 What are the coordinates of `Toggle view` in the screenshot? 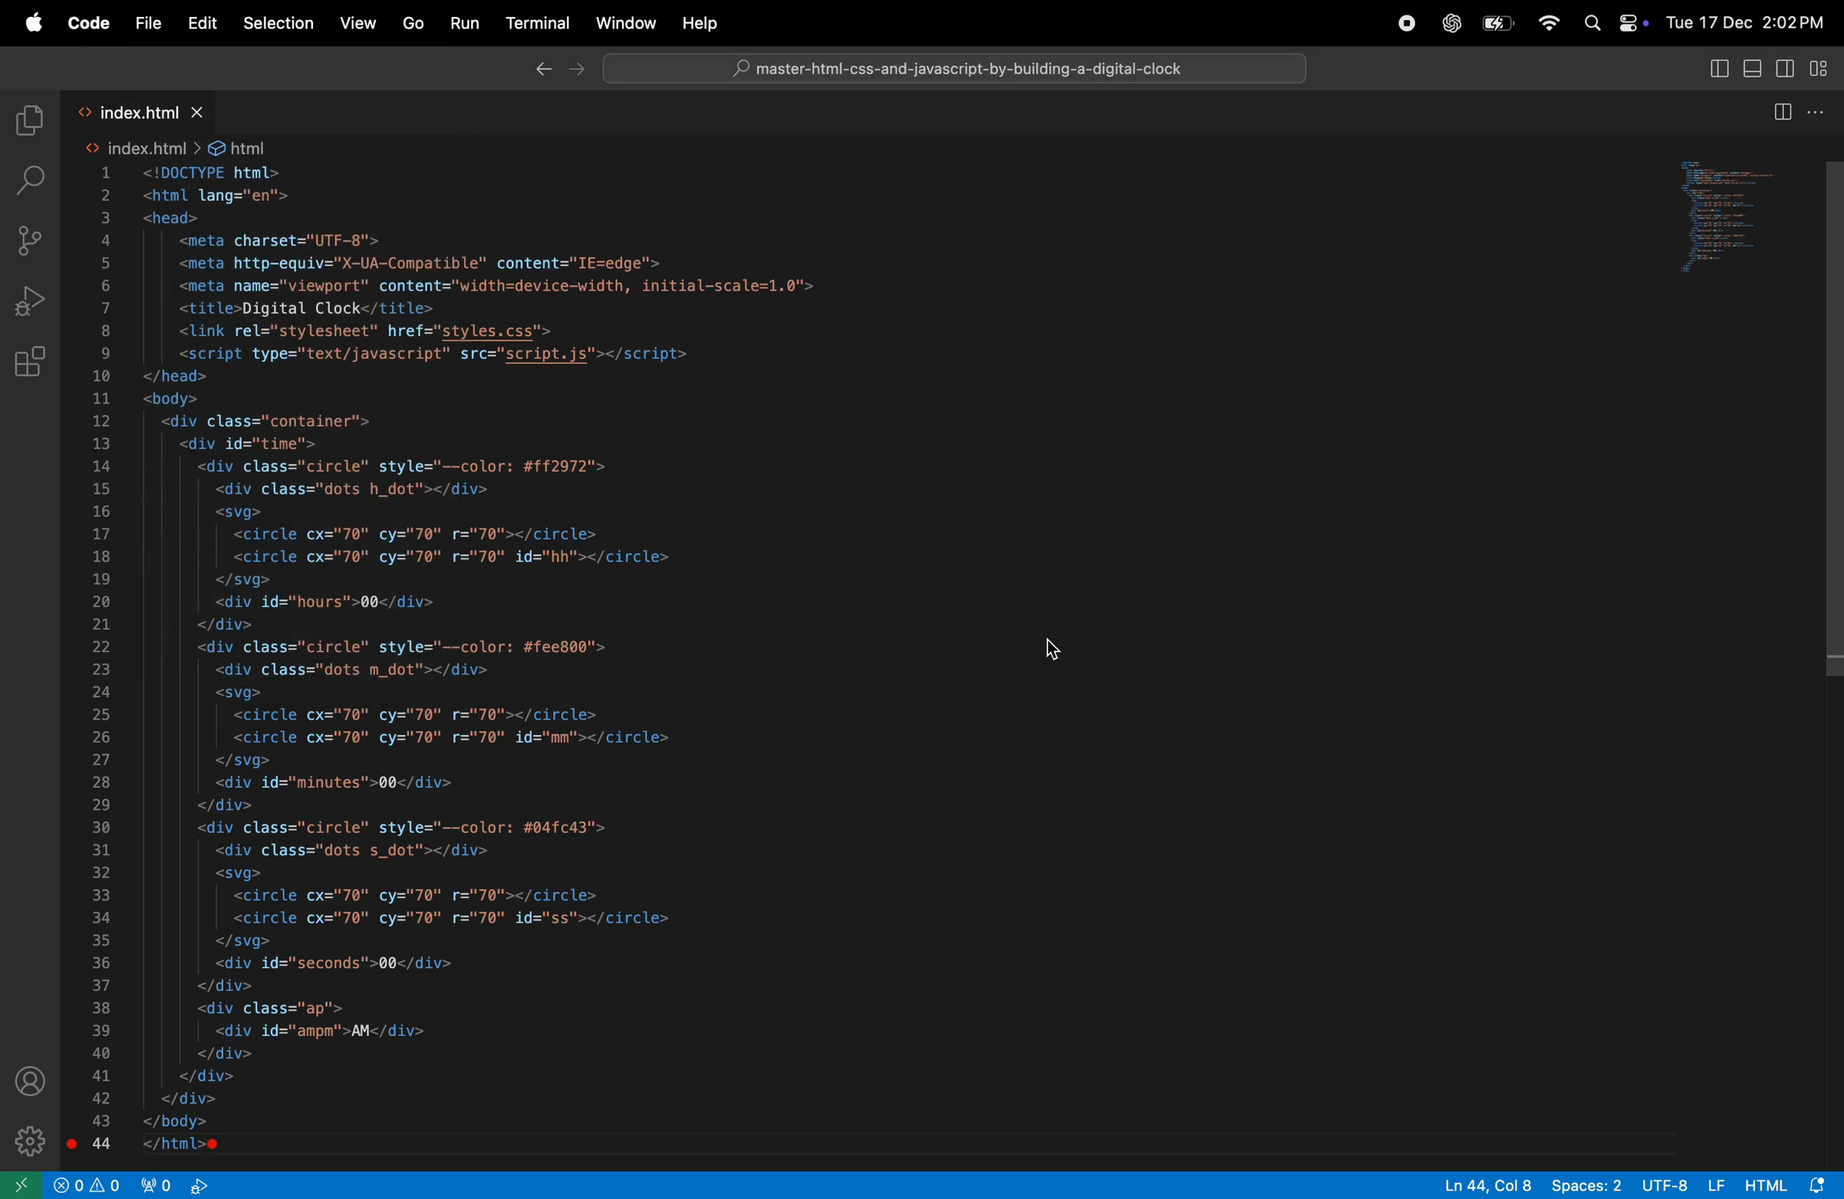 It's located at (1749, 72).